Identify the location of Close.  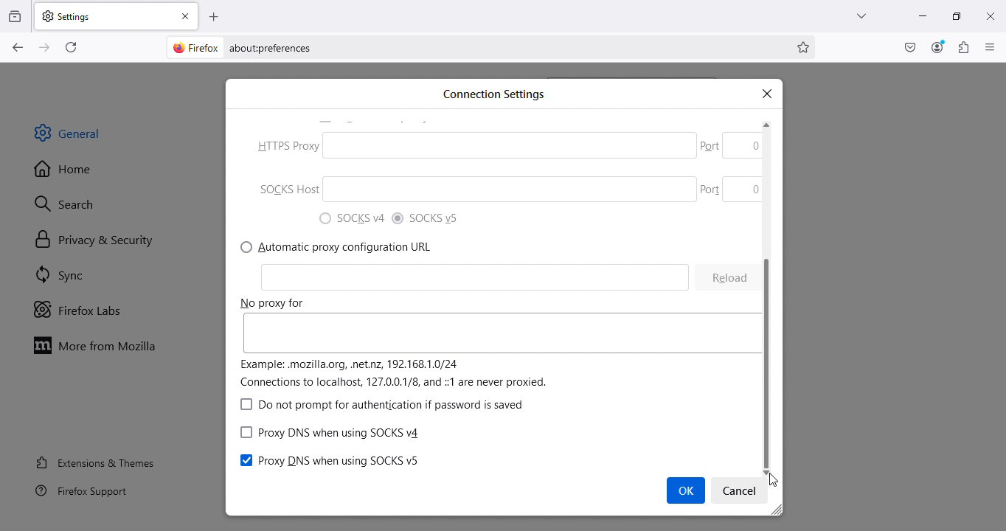
(990, 15).